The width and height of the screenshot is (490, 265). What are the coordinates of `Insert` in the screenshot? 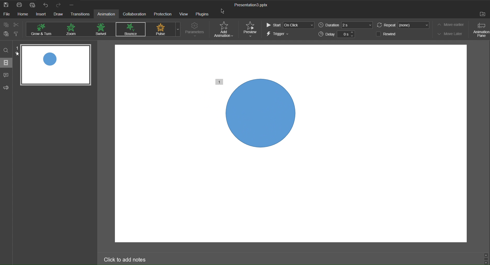 It's located at (42, 14).